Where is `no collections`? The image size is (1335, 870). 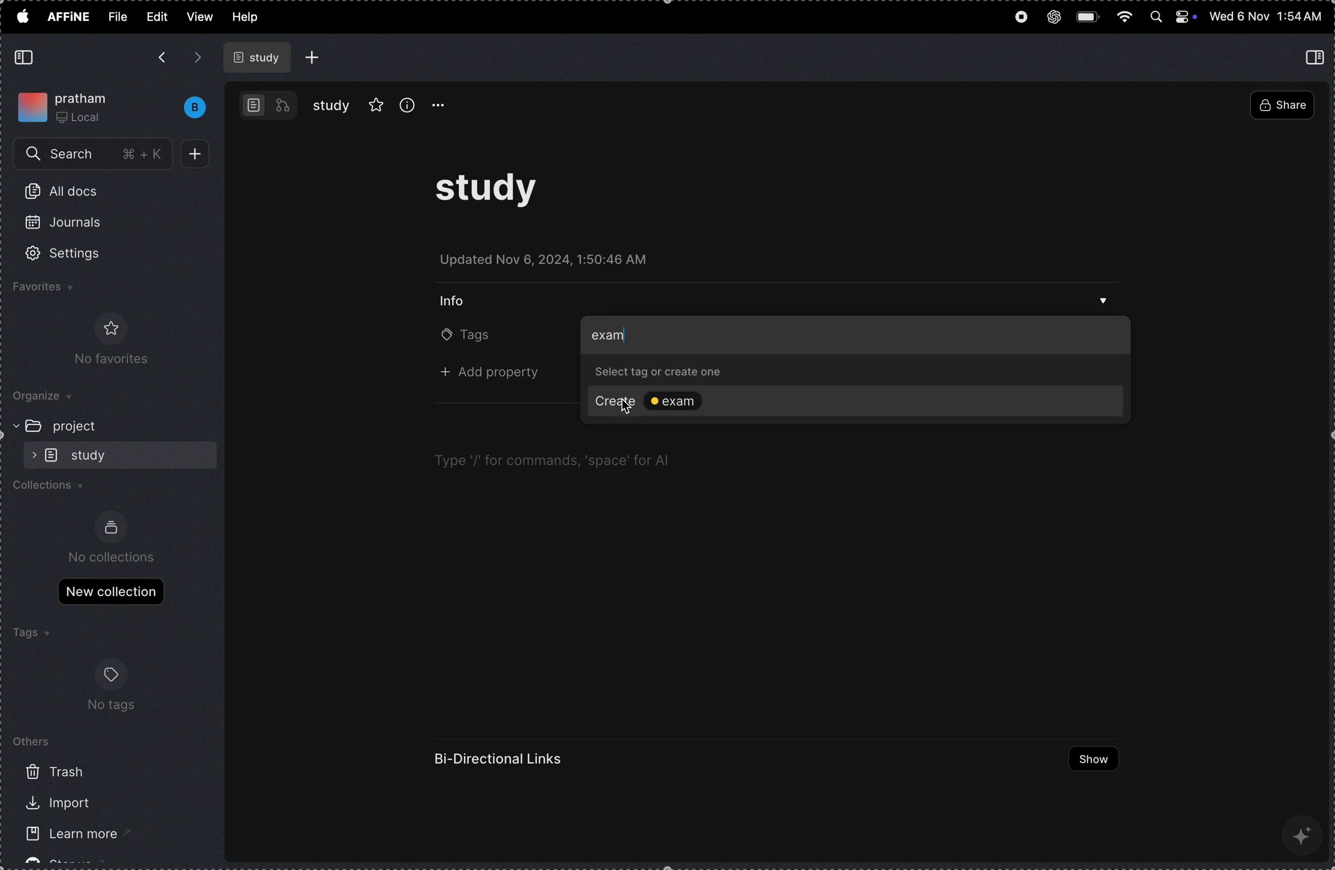 no collections is located at coordinates (113, 557).